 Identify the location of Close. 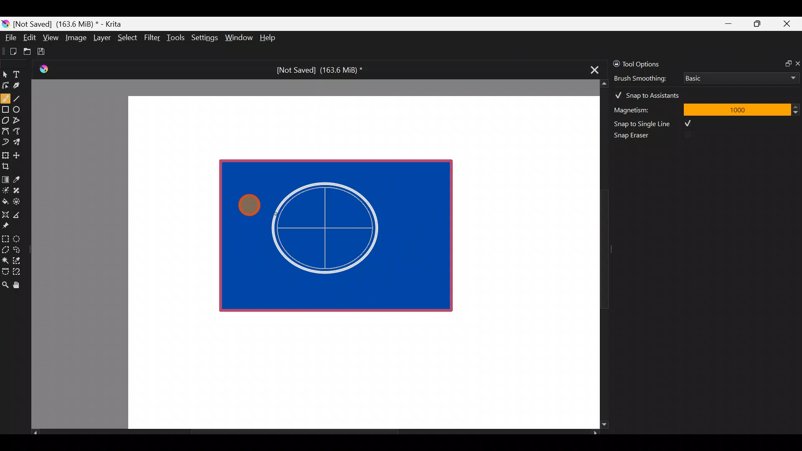
(787, 25).